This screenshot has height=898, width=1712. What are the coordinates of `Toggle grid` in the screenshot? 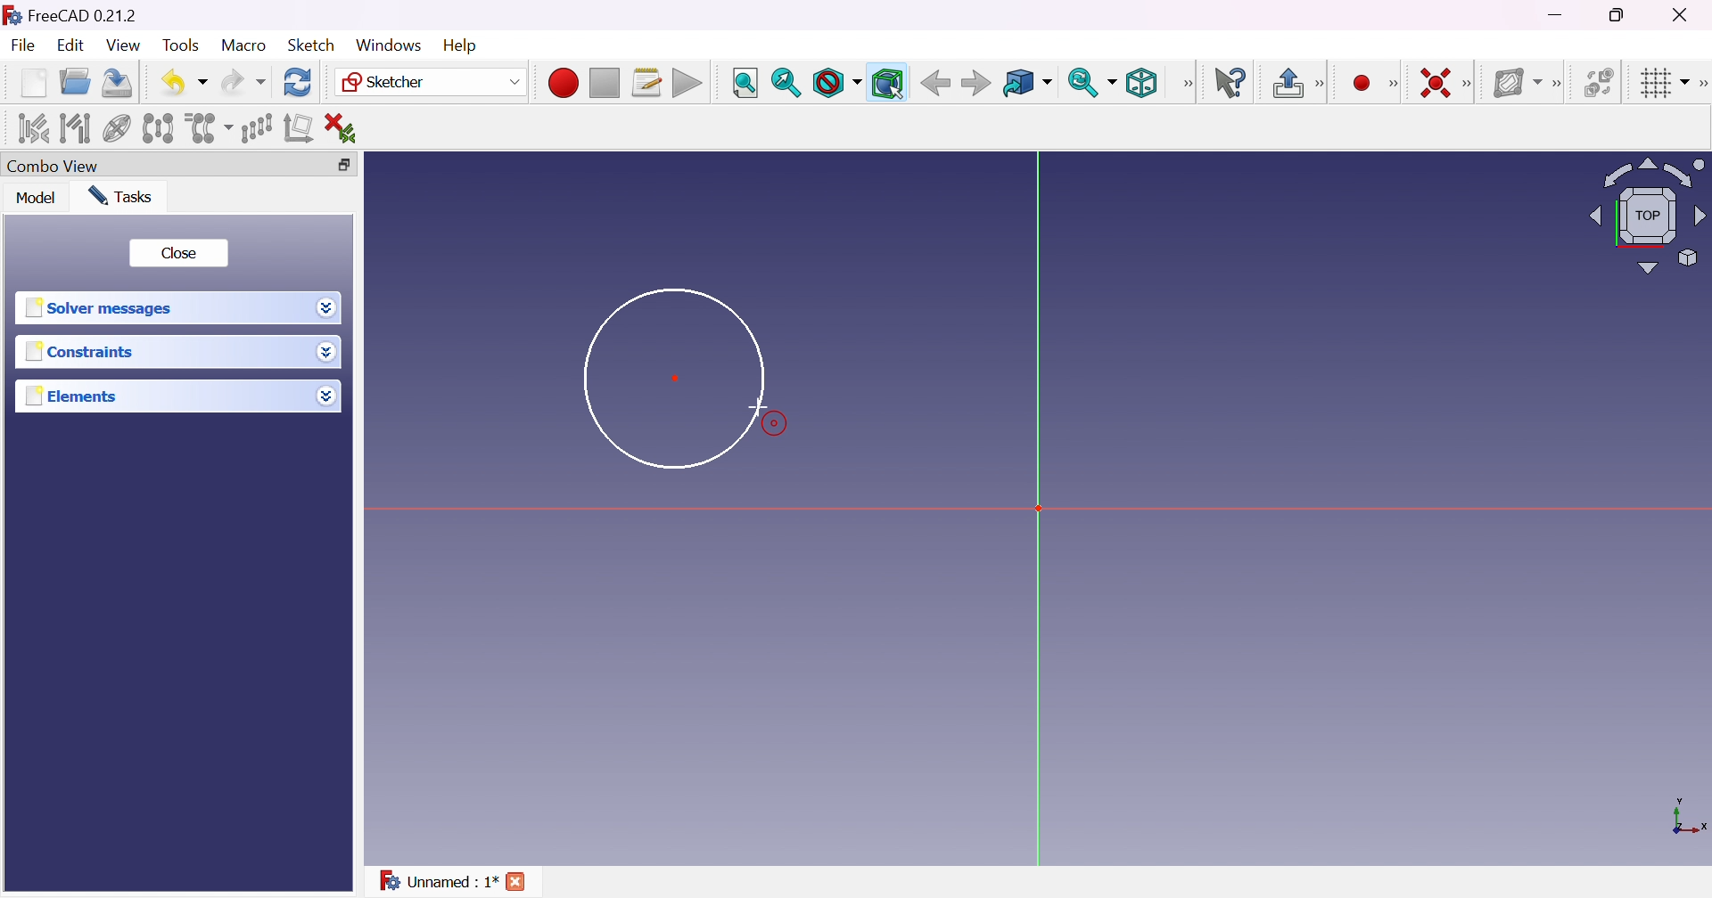 It's located at (1663, 84).